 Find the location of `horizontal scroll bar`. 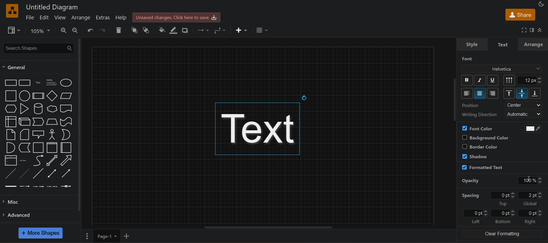

horizontal scroll bar is located at coordinates (263, 227).